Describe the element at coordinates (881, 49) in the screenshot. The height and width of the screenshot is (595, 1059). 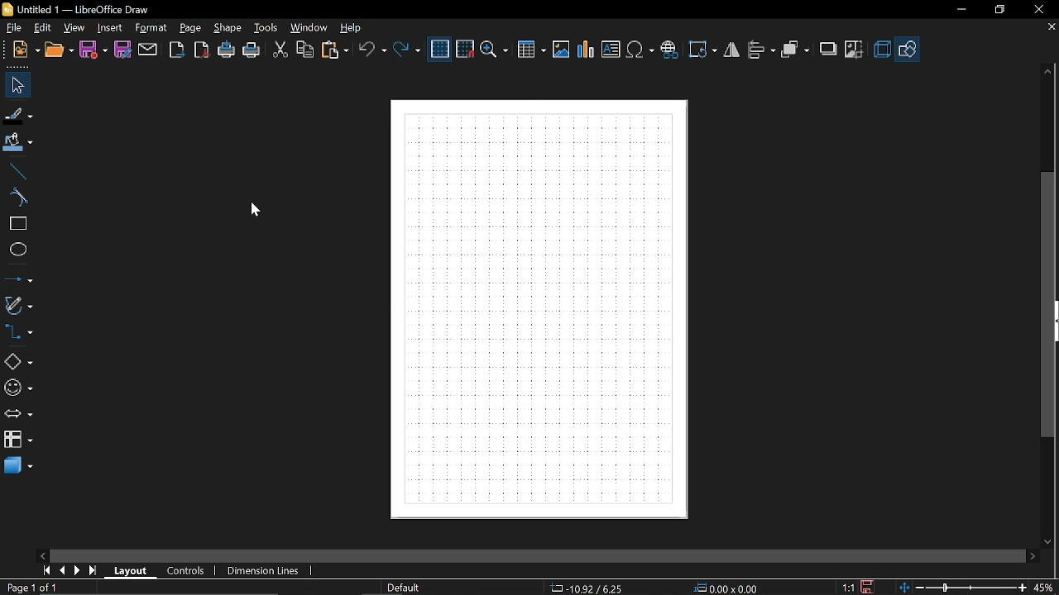
I see `3d effect` at that location.